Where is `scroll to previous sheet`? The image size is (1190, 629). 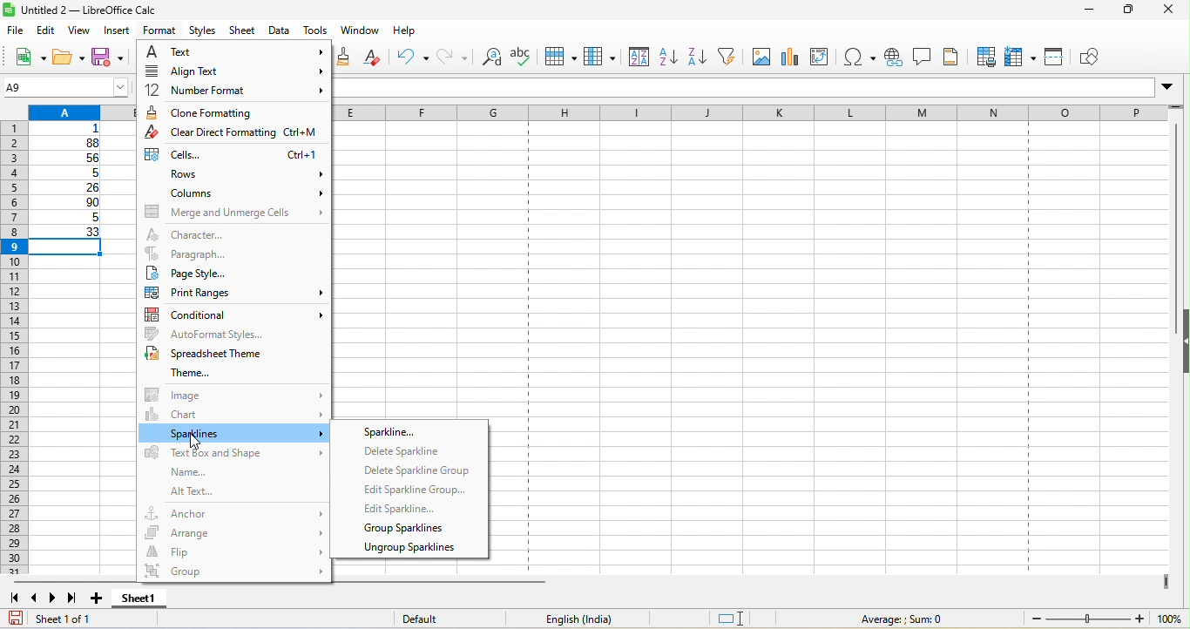
scroll to previous sheet is located at coordinates (36, 600).